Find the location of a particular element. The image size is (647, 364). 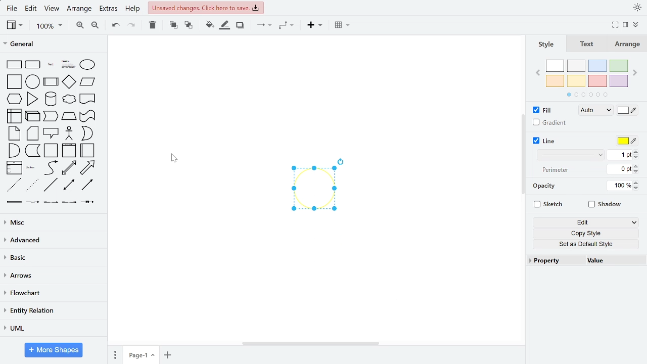

edit is located at coordinates (587, 222).